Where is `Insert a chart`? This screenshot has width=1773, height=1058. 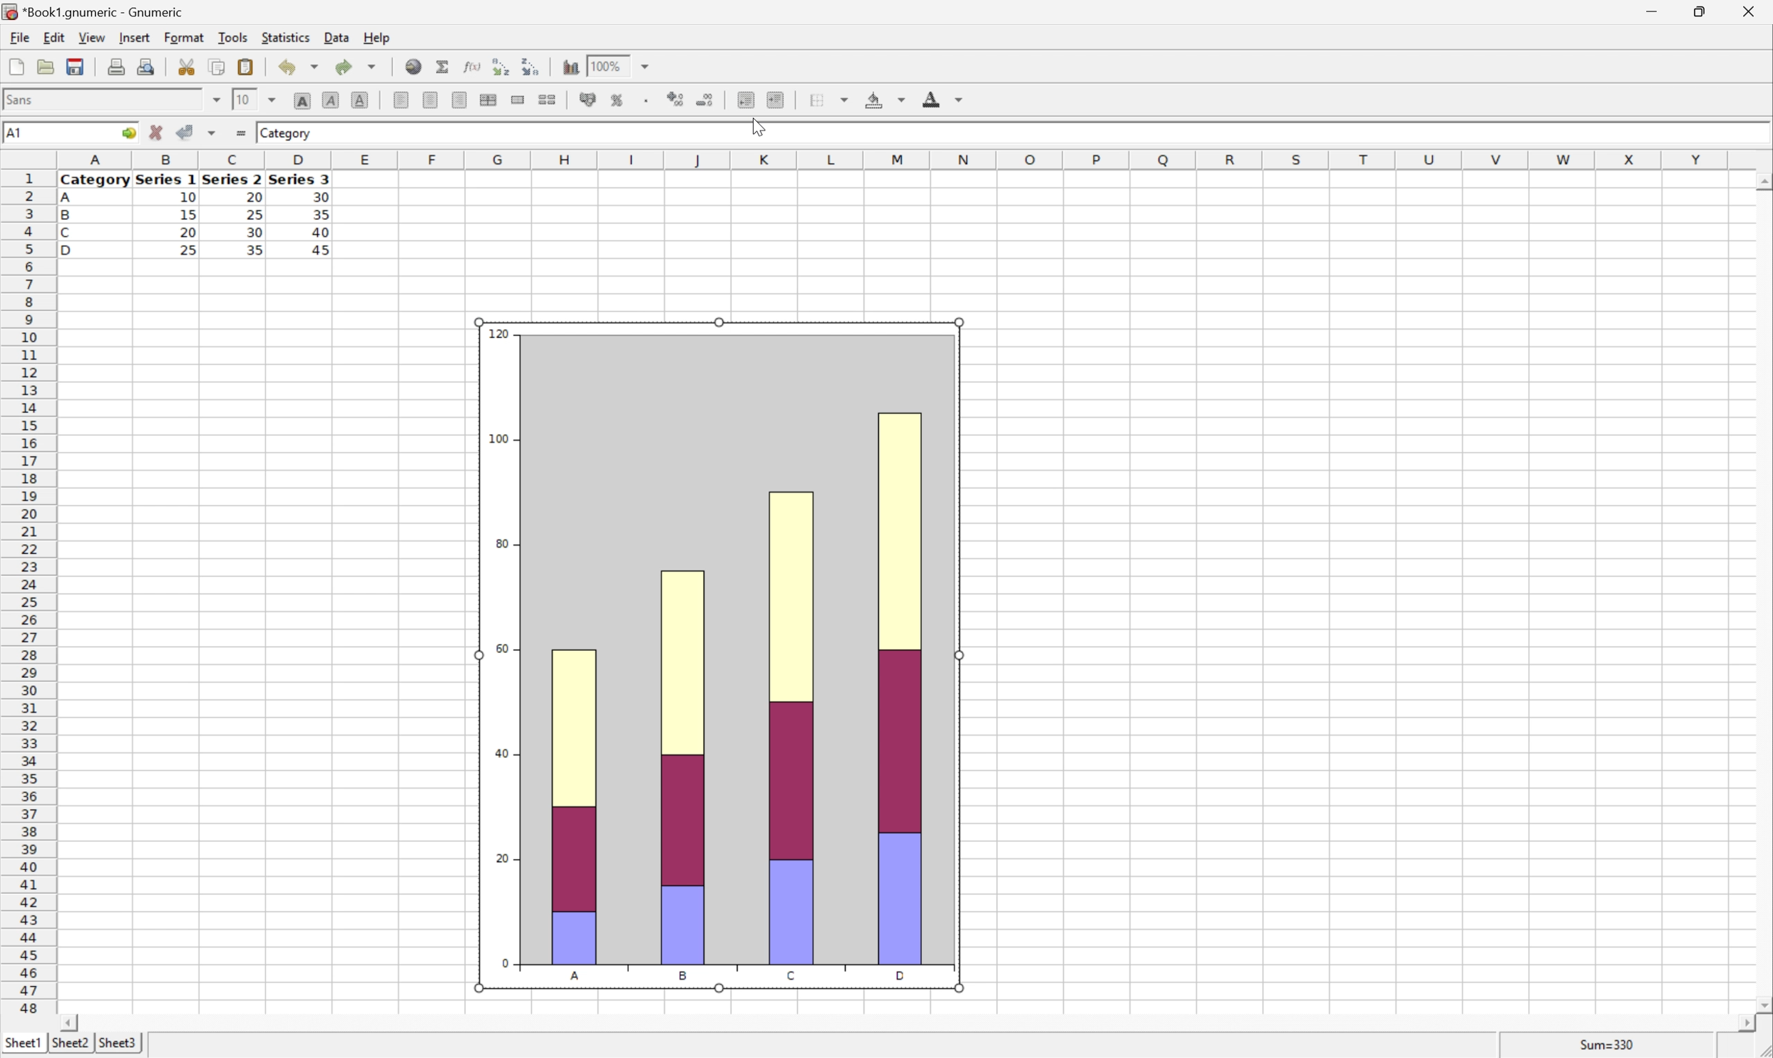
Insert a chart is located at coordinates (629, 99).